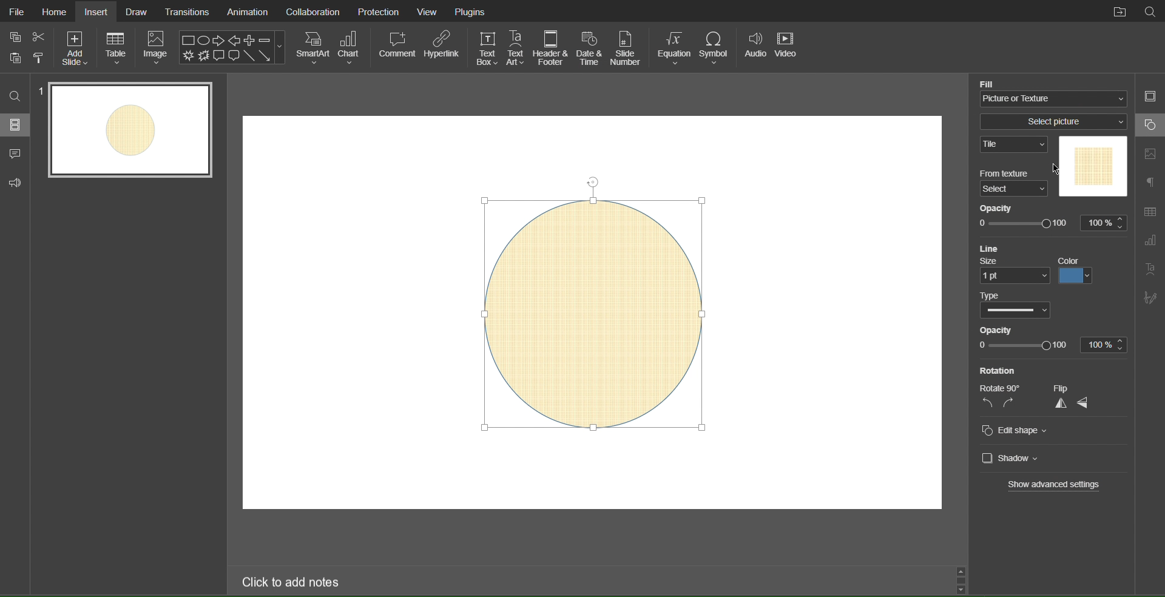 The image size is (1165, 597). Describe the element at coordinates (138, 11) in the screenshot. I see `Draw` at that location.